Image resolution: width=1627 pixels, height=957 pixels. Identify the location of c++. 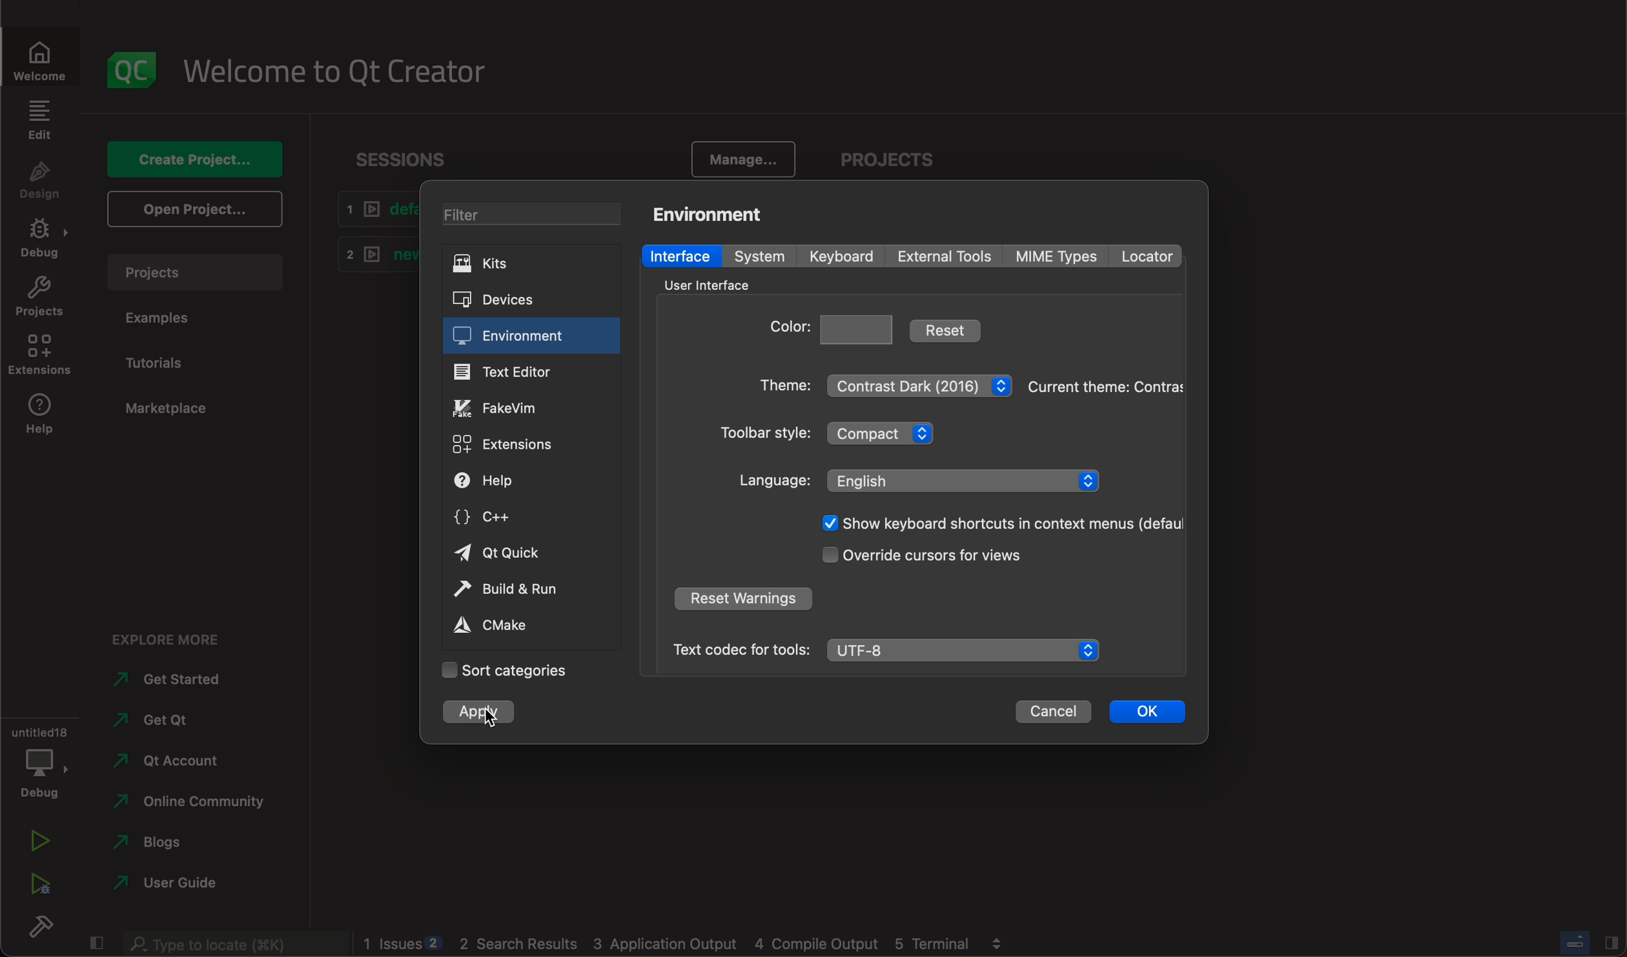
(507, 518).